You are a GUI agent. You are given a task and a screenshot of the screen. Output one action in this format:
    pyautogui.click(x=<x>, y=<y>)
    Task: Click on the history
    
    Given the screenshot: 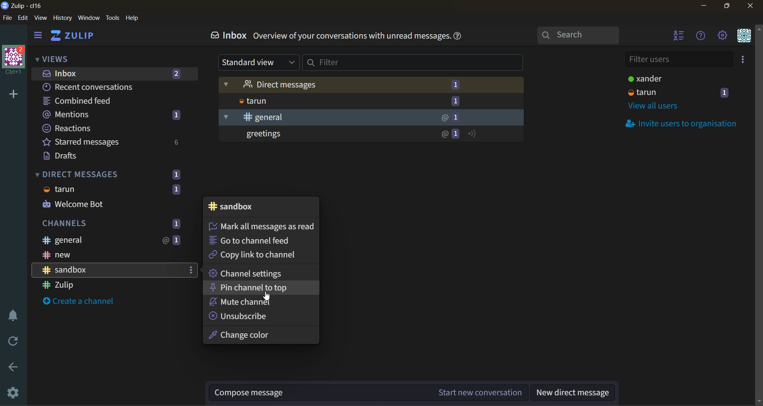 What is the action you would take?
    pyautogui.click(x=62, y=18)
    